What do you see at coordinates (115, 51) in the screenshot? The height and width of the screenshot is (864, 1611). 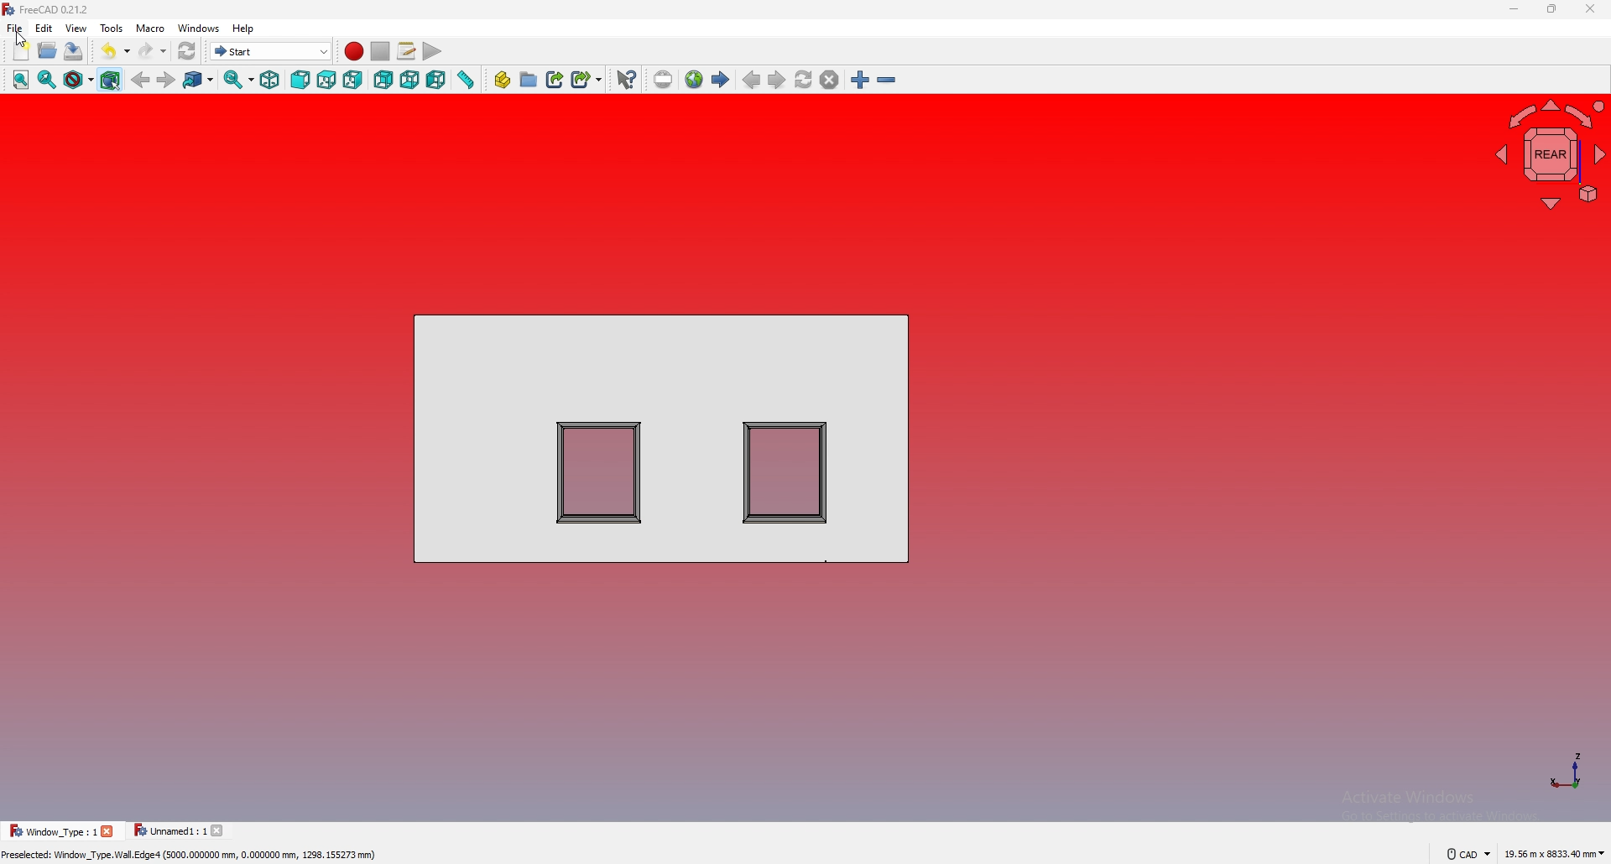 I see `undo` at bounding box center [115, 51].